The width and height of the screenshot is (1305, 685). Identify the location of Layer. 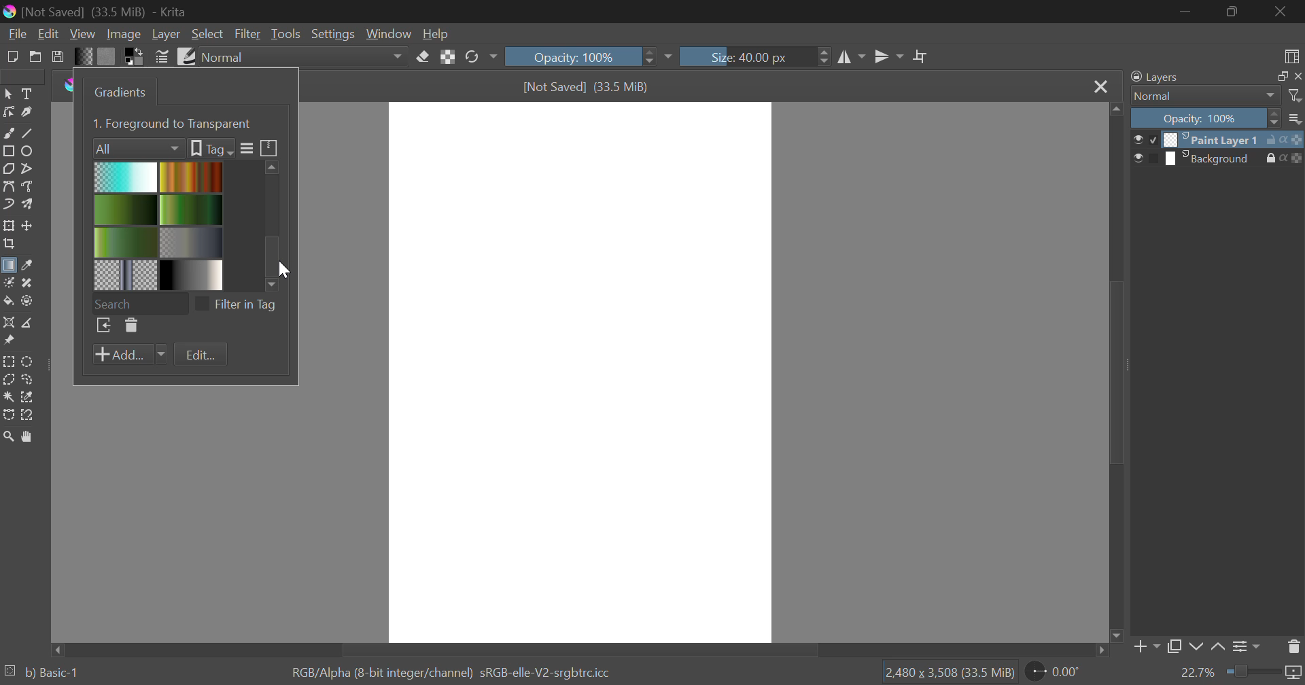
(166, 34).